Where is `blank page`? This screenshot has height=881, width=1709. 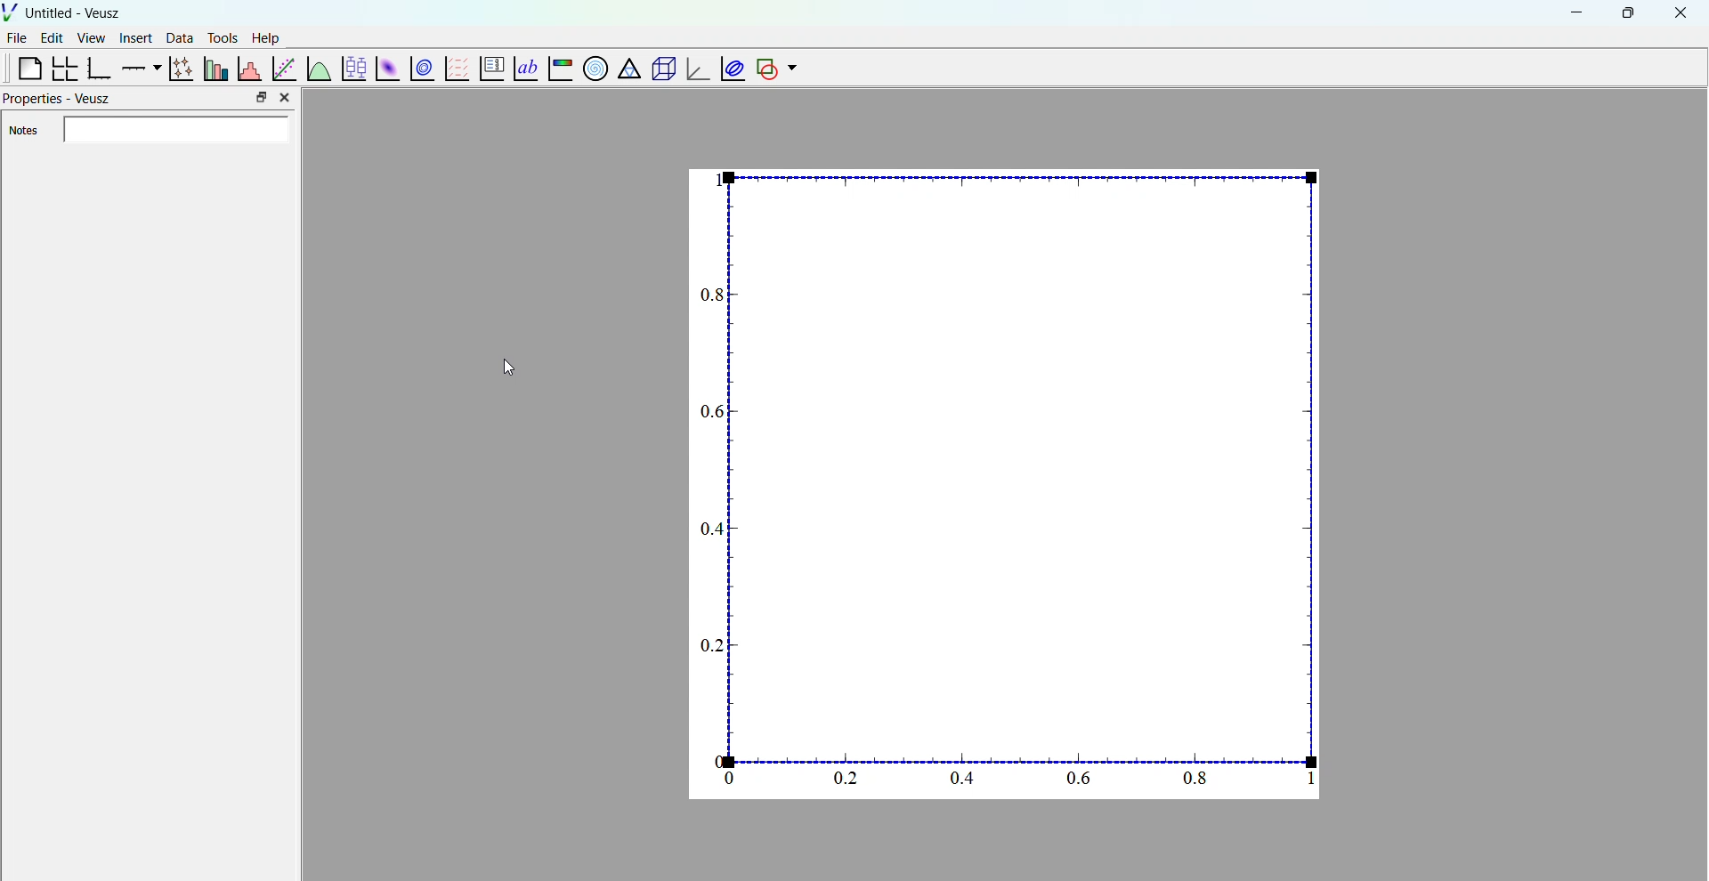
blank page is located at coordinates (22, 68).